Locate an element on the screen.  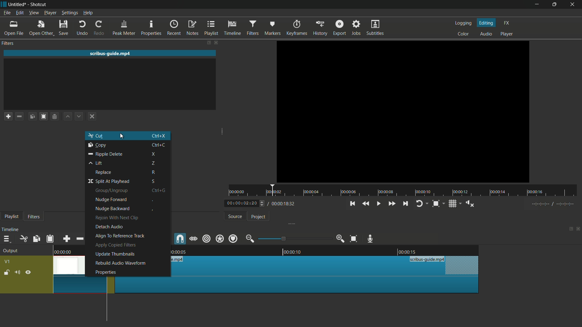
change layout is located at coordinates (570, 230).